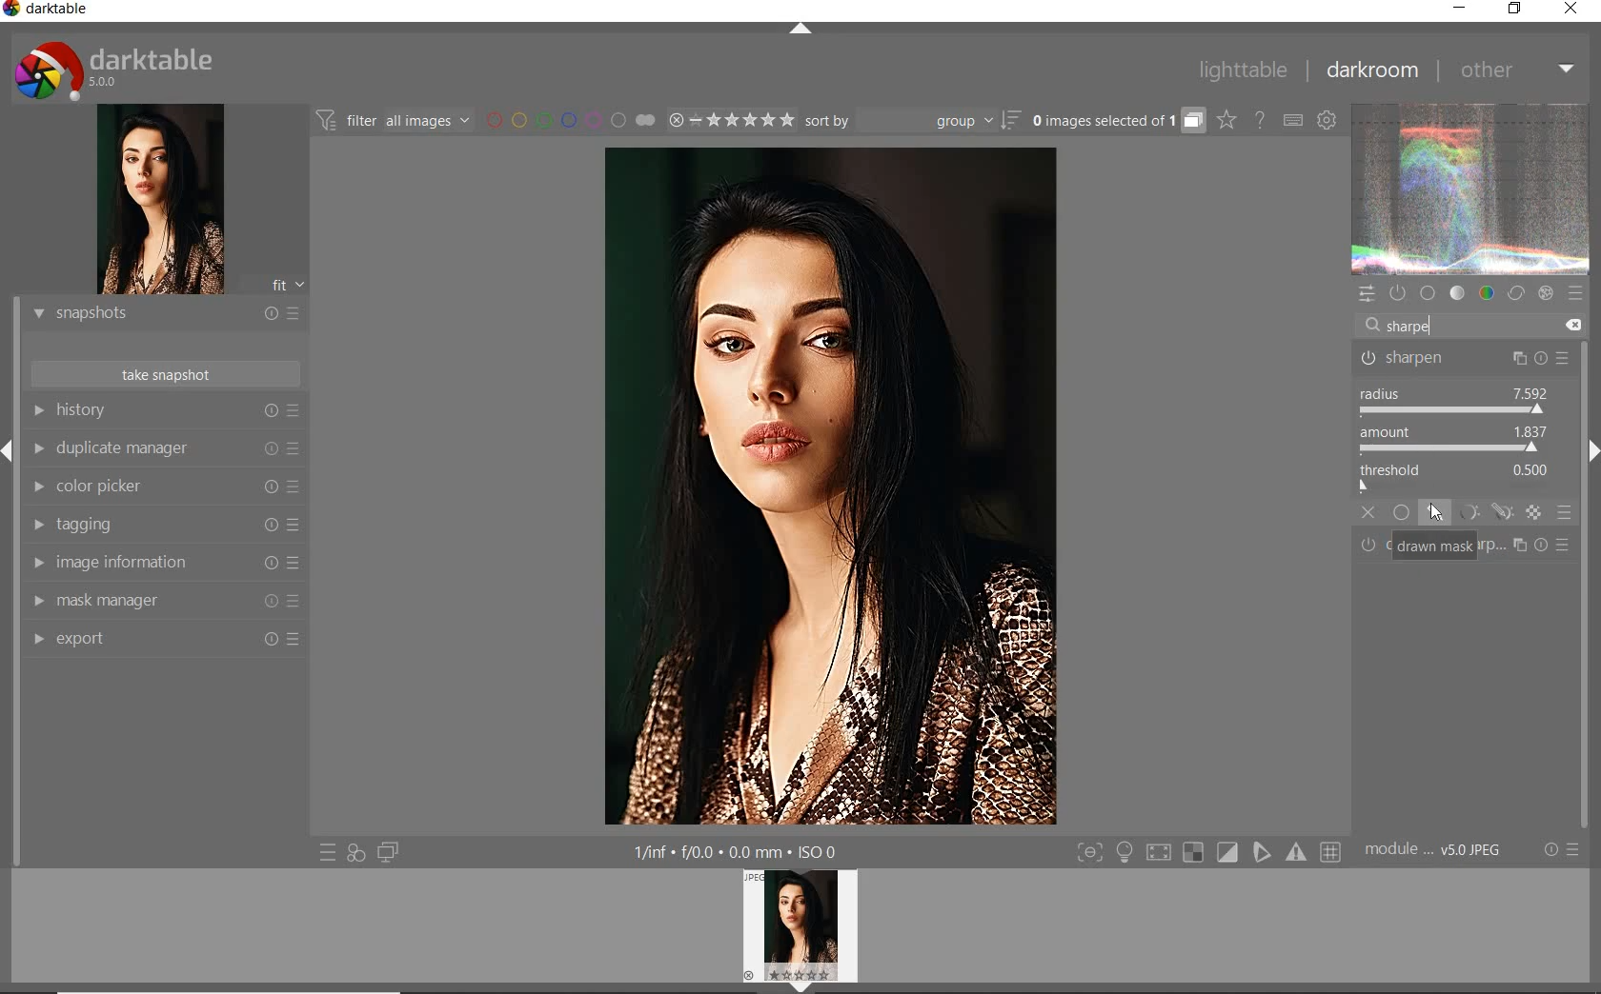  Describe the element at coordinates (1415, 326) in the screenshot. I see `INPUT VALUE` at that location.